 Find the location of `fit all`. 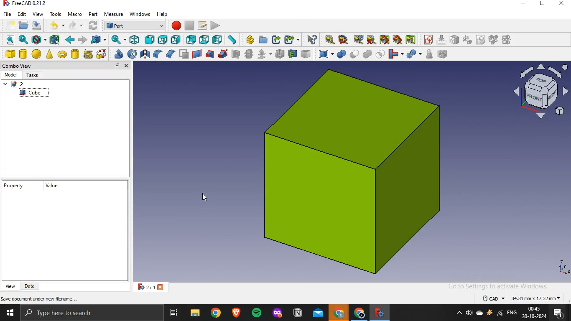

fit all is located at coordinates (10, 39).